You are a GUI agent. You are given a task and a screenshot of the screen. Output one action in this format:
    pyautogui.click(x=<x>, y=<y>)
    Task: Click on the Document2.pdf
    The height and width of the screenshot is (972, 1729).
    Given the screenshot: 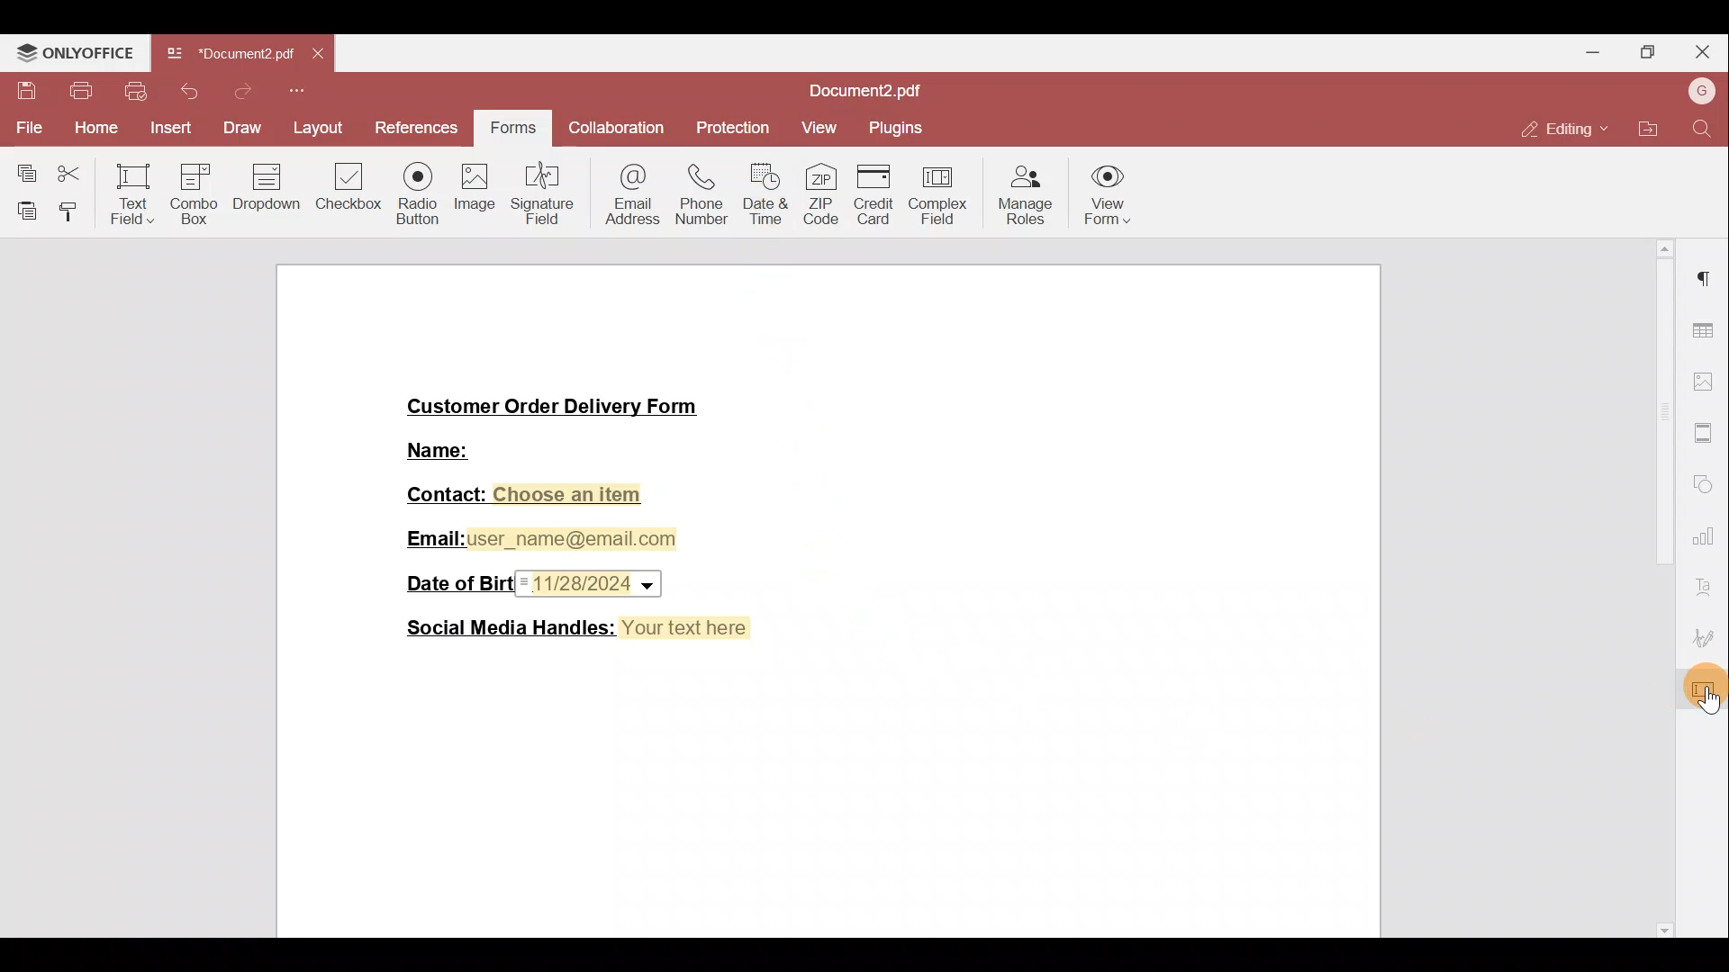 What is the action you would take?
    pyautogui.click(x=855, y=91)
    